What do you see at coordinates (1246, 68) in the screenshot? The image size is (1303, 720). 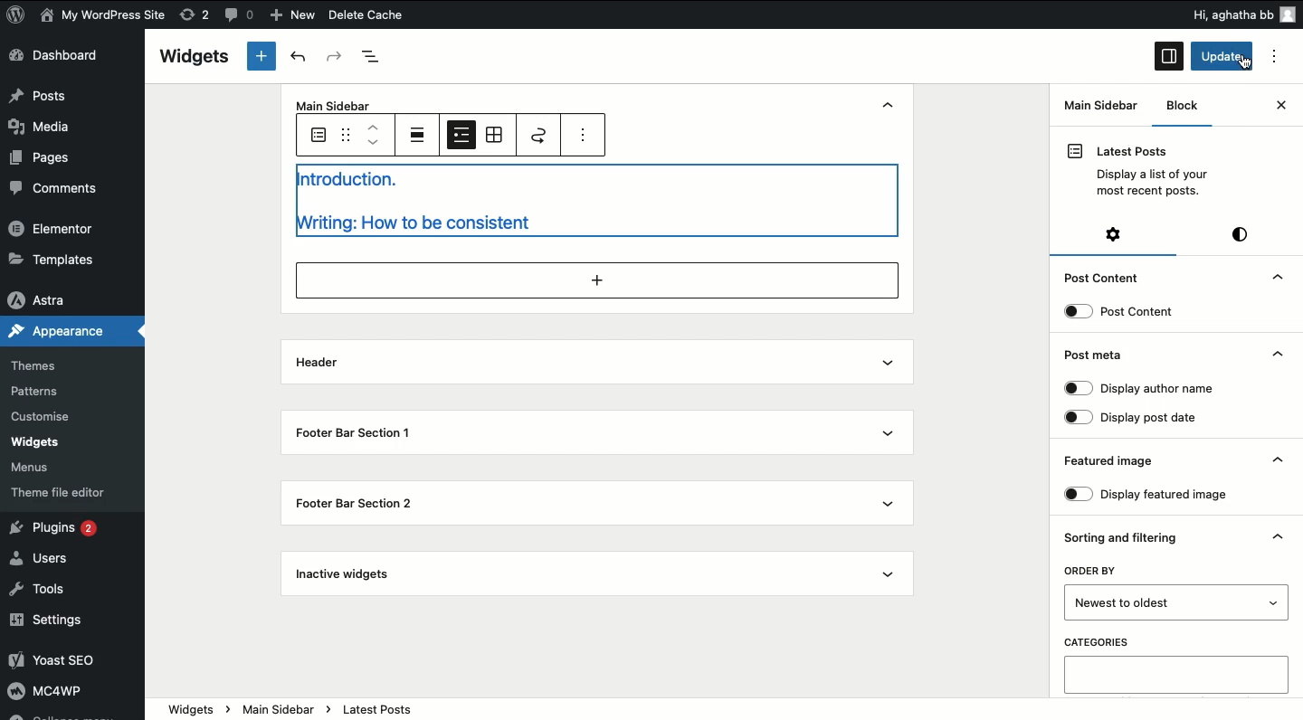 I see `cursor` at bounding box center [1246, 68].